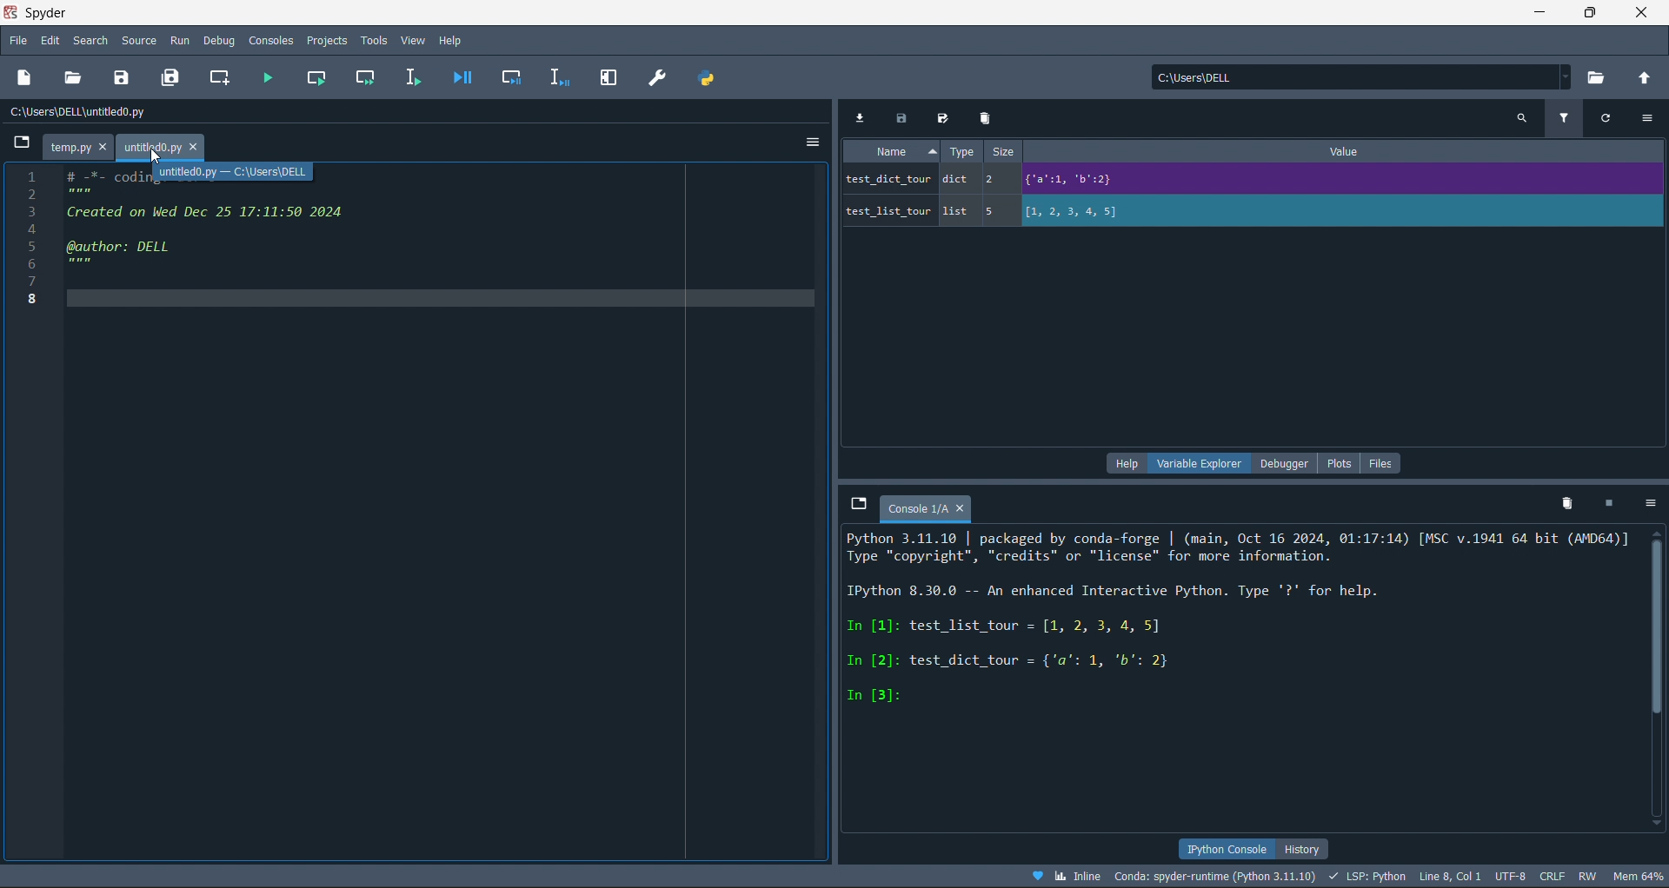 This screenshot has width=1669, height=888. I want to click on run cell, so click(318, 76).